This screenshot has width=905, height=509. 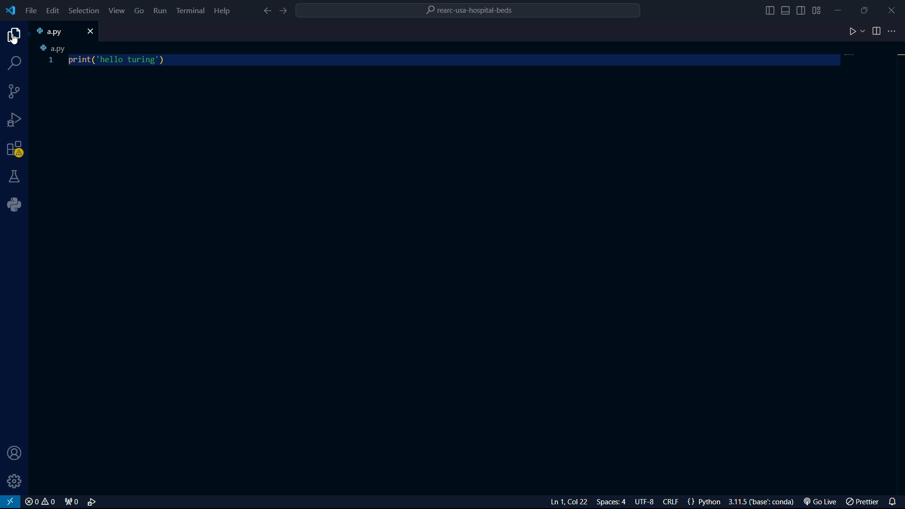 What do you see at coordinates (31, 11) in the screenshot?
I see `file menu` at bounding box center [31, 11].